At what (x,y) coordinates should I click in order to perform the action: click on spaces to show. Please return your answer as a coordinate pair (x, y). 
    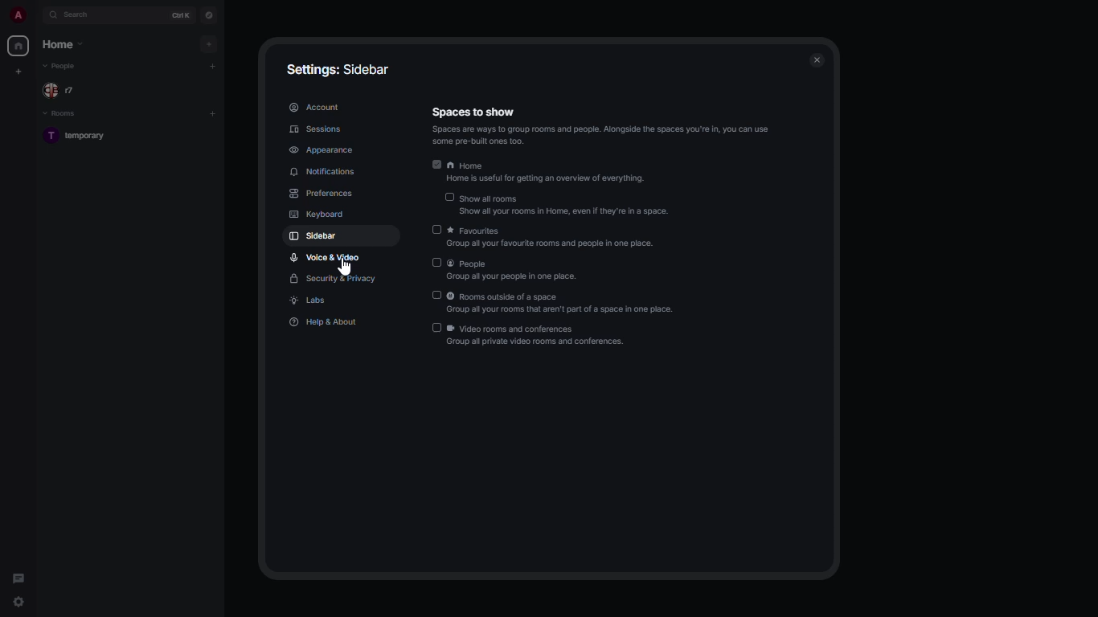
    Looking at the image, I should click on (602, 126).